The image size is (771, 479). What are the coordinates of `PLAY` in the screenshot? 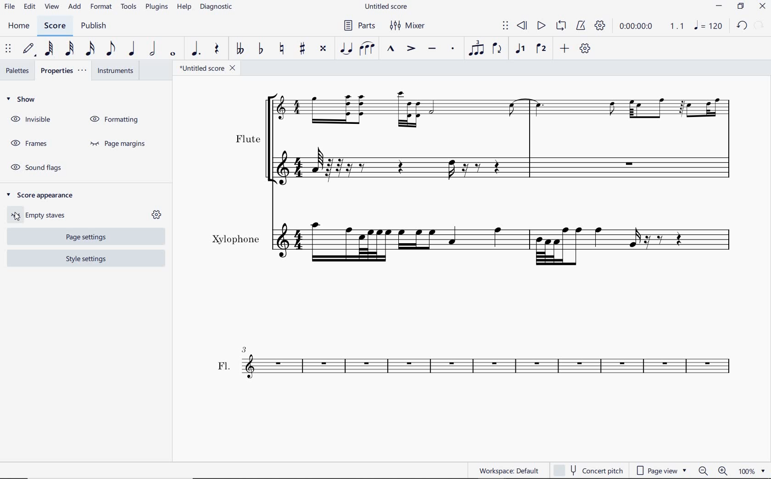 It's located at (539, 27).